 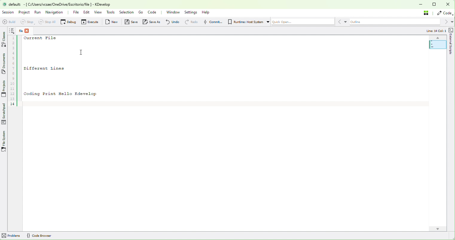 I want to click on Help, so click(x=207, y=12).